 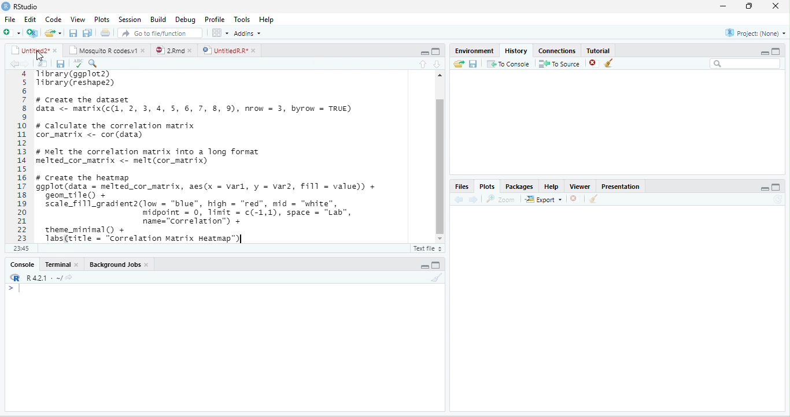 I want to click on previous, so click(x=461, y=199).